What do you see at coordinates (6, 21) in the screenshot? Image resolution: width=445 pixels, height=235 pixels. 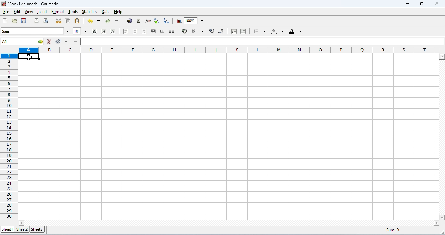 I see `new` at bounding box center [6, 21].